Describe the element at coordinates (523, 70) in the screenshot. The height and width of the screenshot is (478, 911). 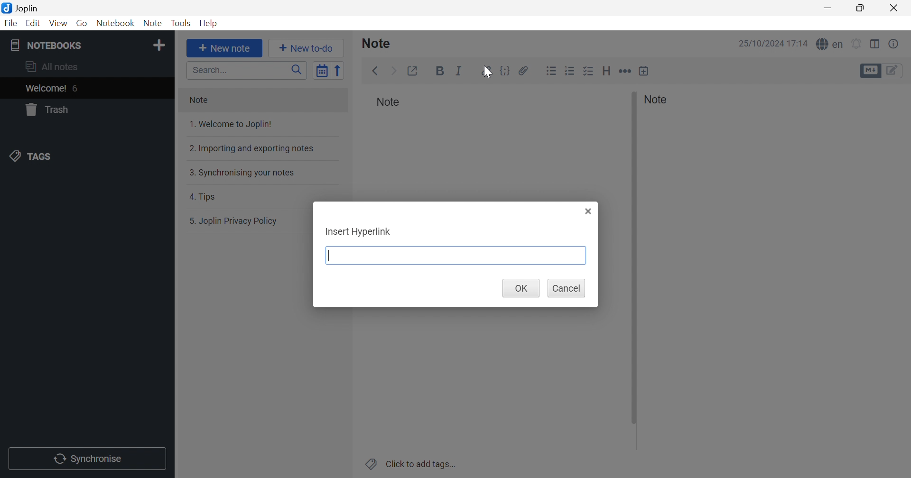
I see `Attach file` at that location.